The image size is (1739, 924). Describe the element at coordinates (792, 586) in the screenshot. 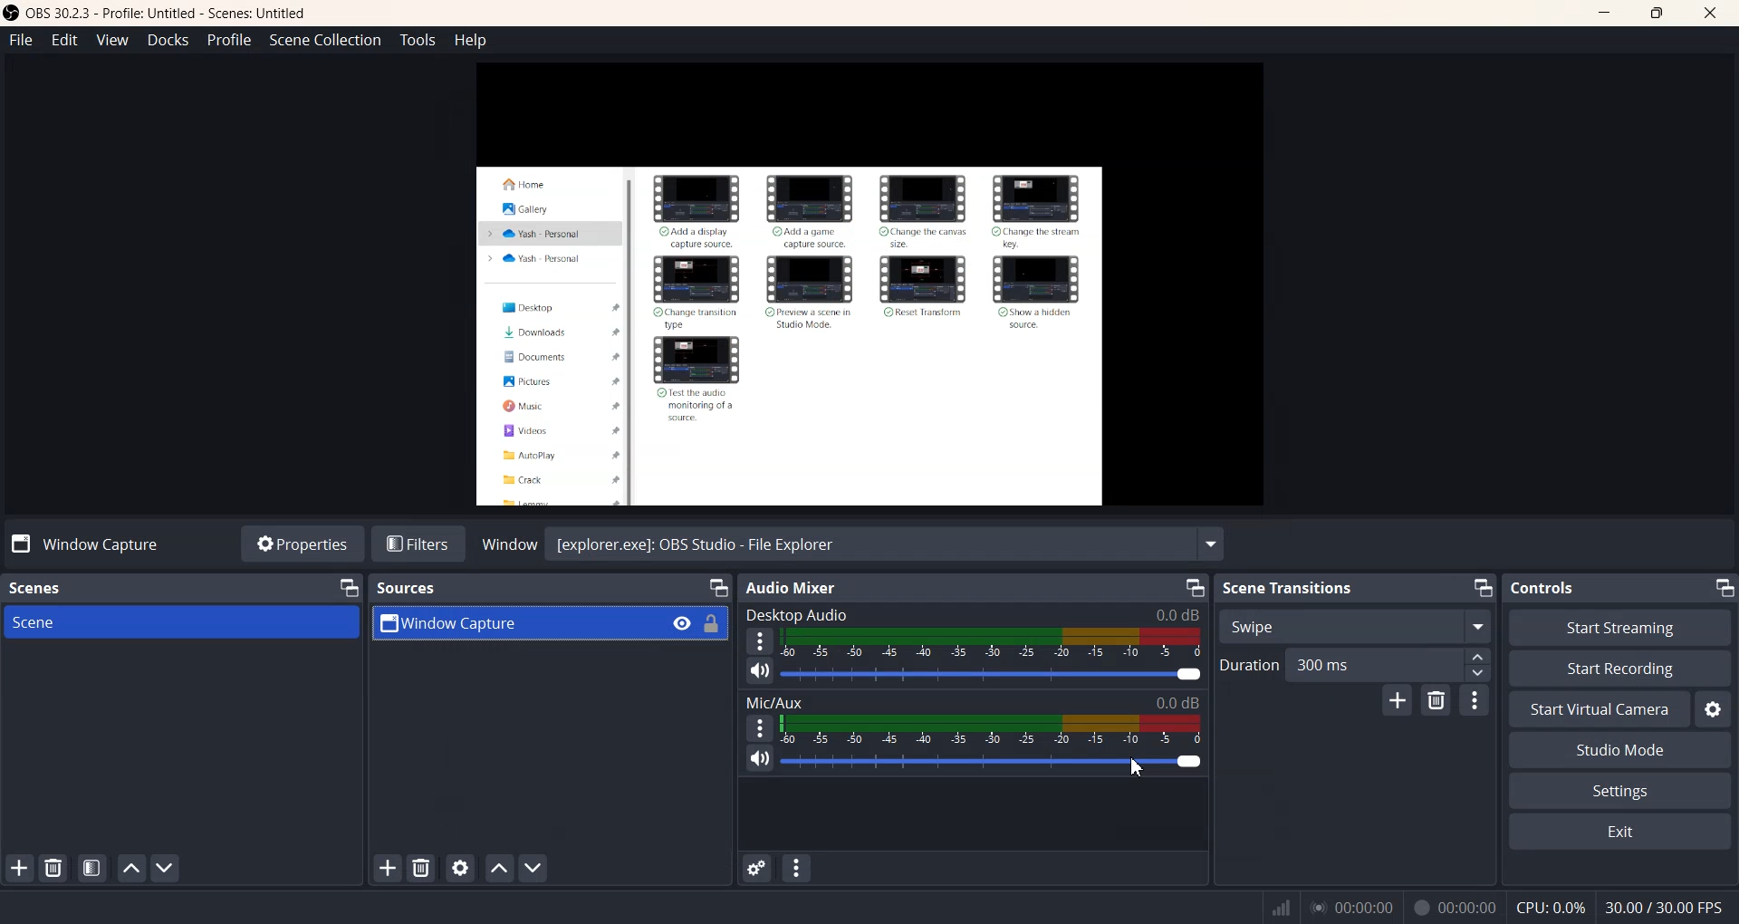

I see `Audio Mixer` at that location.